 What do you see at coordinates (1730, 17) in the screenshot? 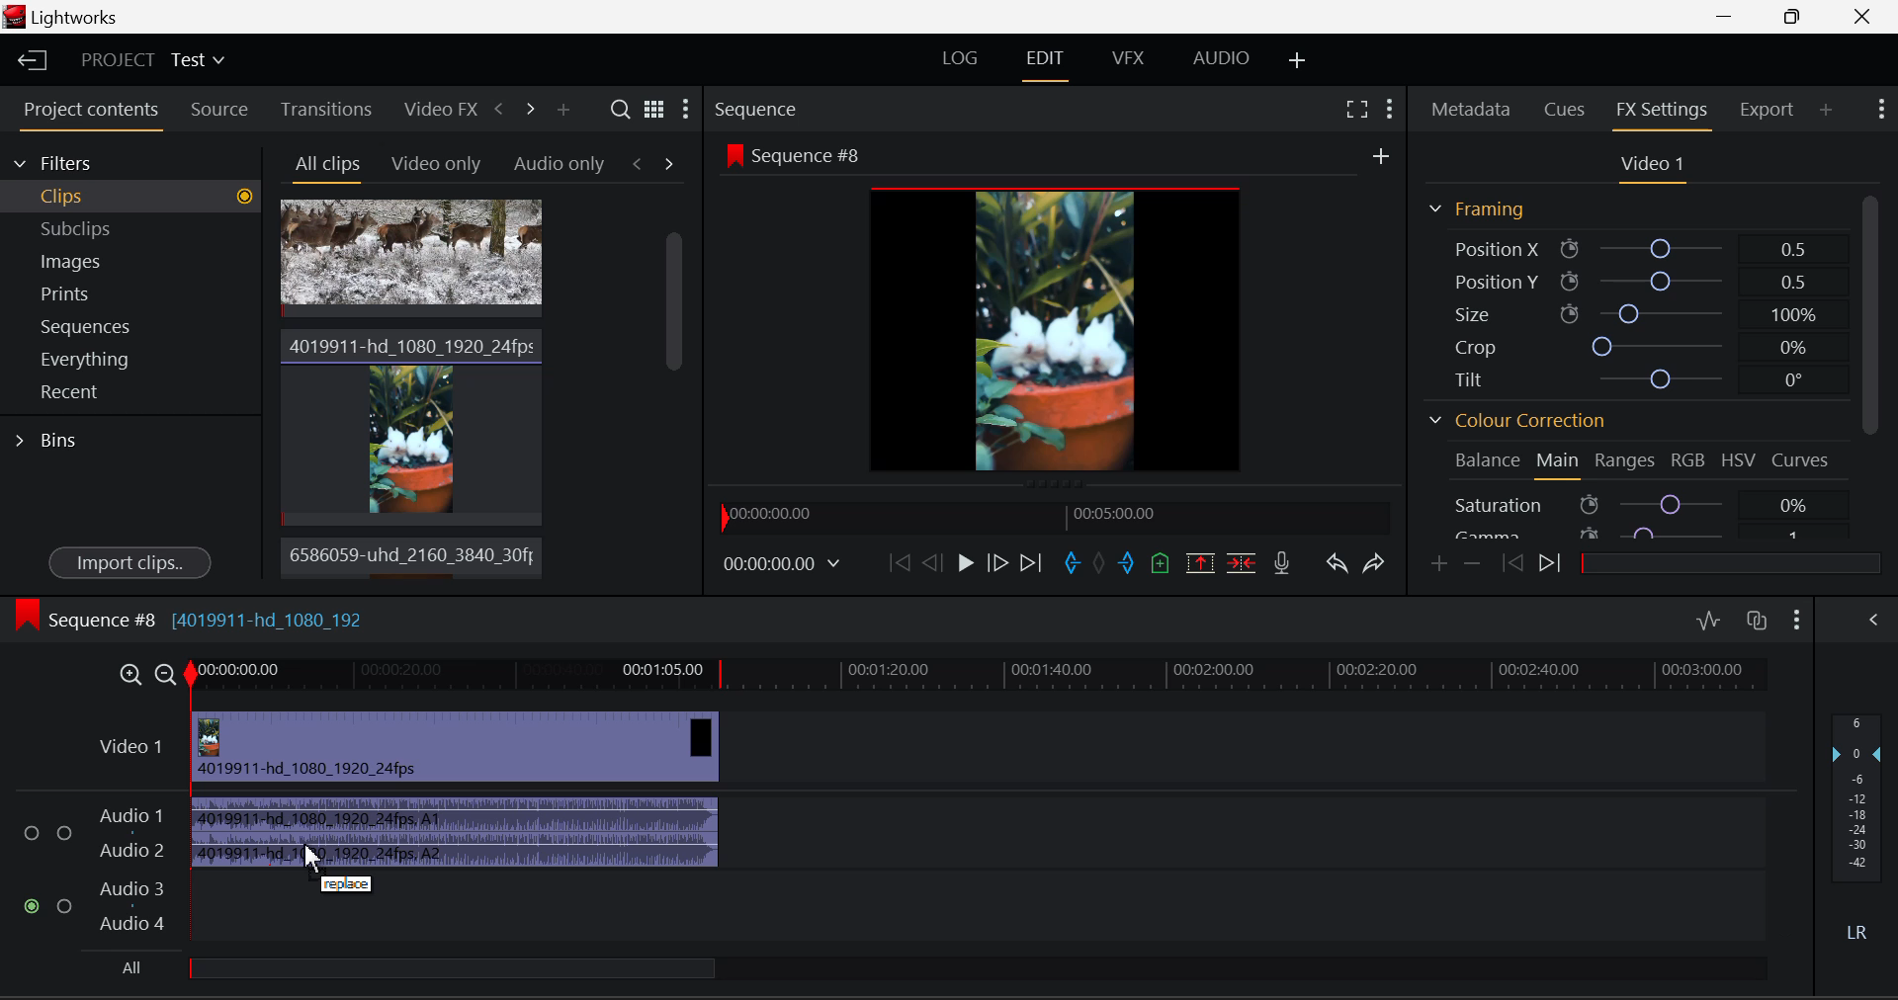
I see `Restore Down` at bounding box center [1730, 17].